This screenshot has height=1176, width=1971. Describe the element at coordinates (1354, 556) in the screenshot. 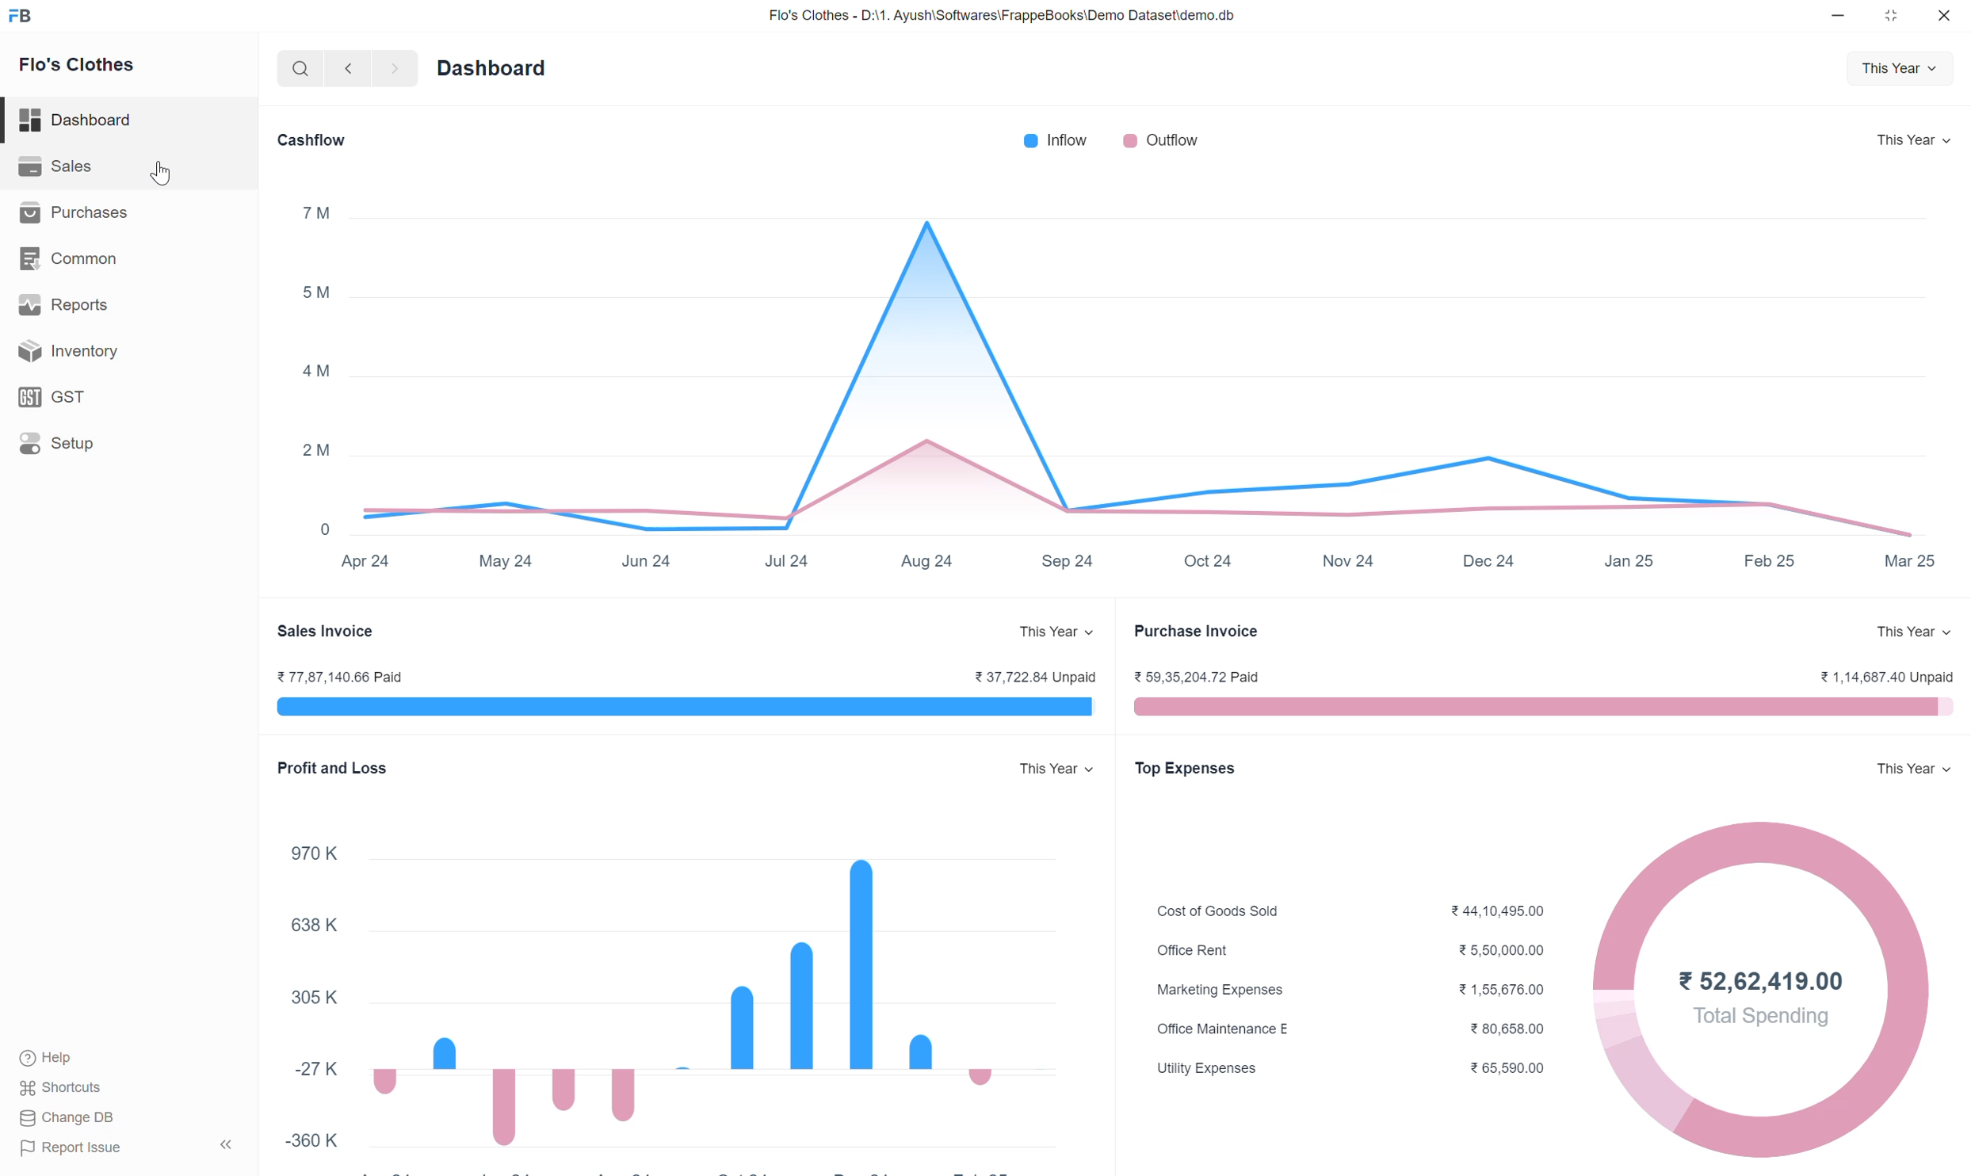

I see `Nov 24` at that location.